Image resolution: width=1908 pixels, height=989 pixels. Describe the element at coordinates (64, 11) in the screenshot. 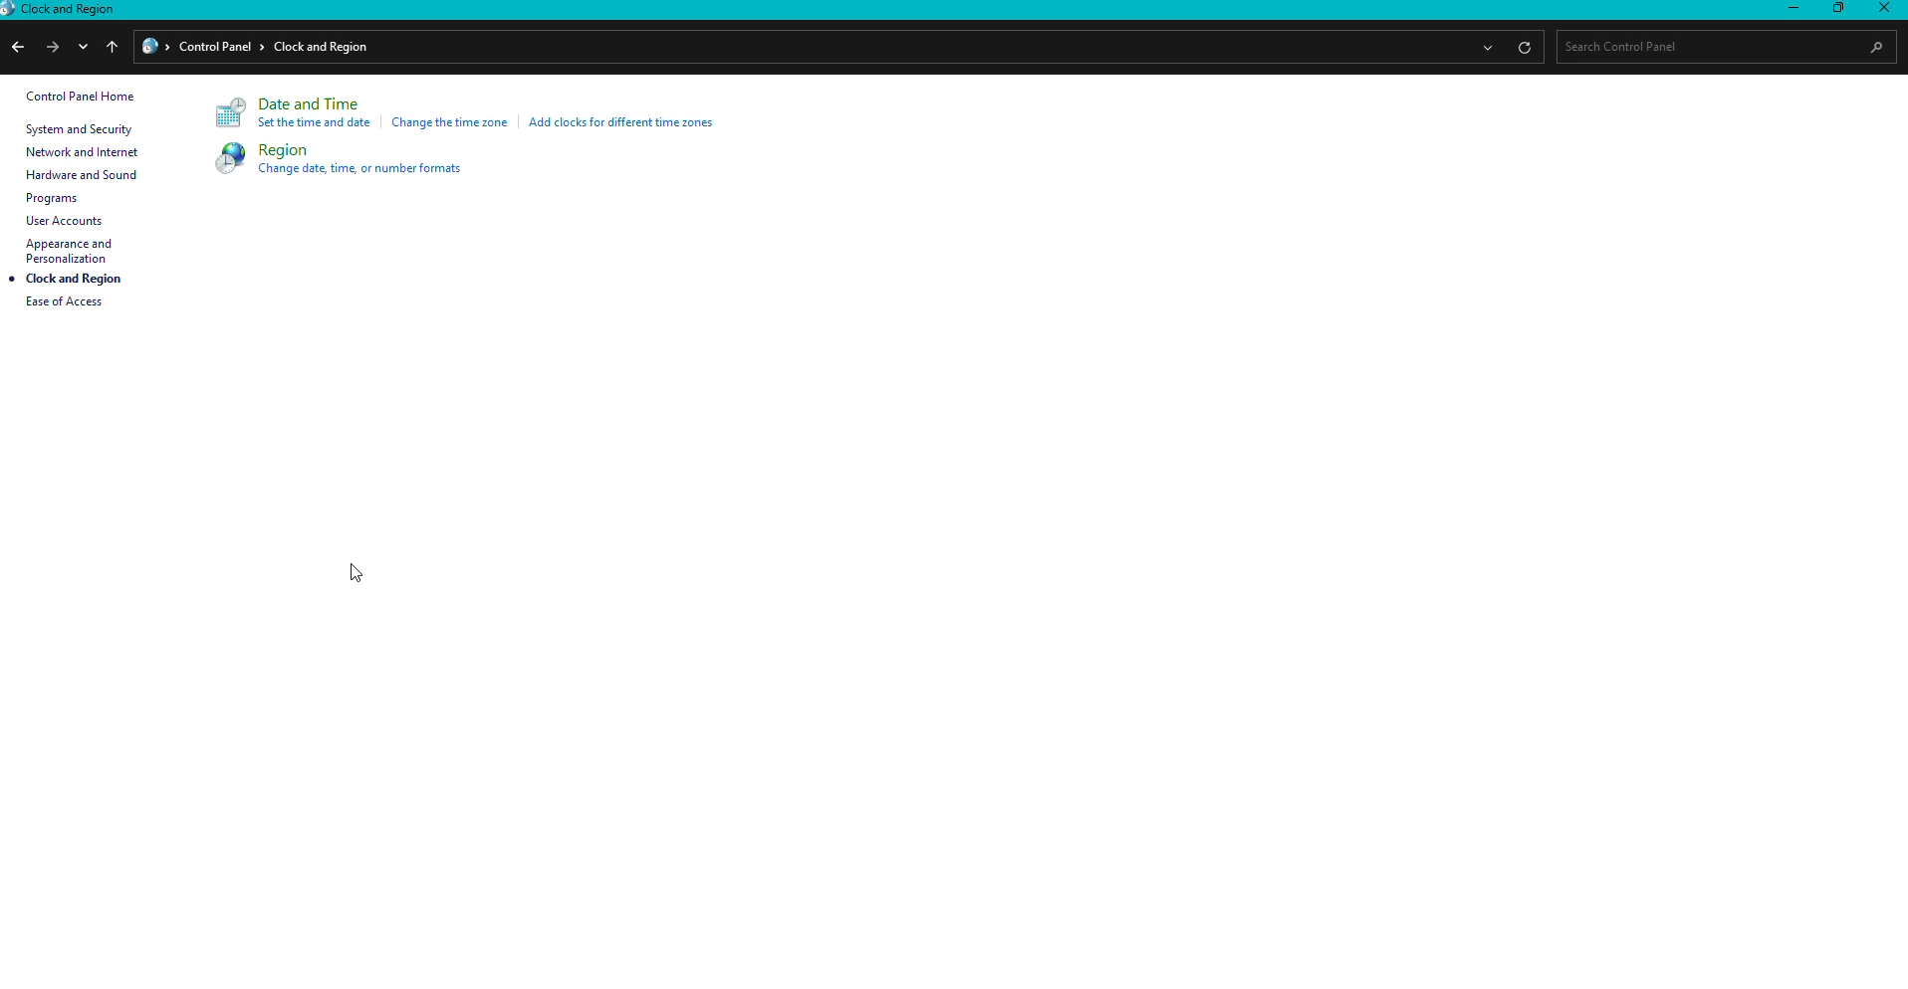

I see `Clock and region` at that location.